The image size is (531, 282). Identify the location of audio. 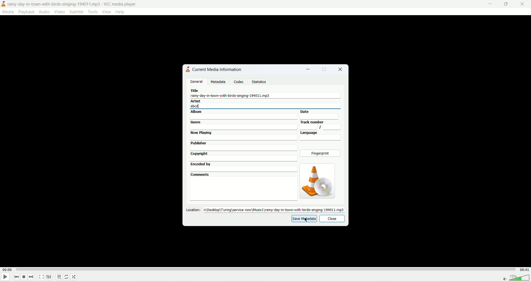
(45, 12).